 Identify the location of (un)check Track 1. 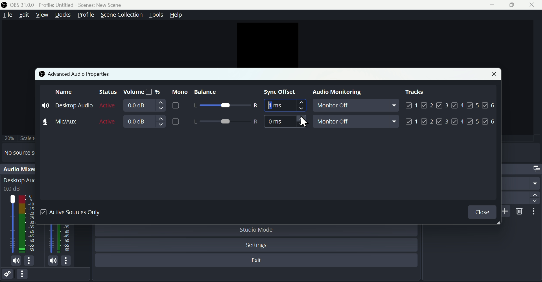
(412, 122).